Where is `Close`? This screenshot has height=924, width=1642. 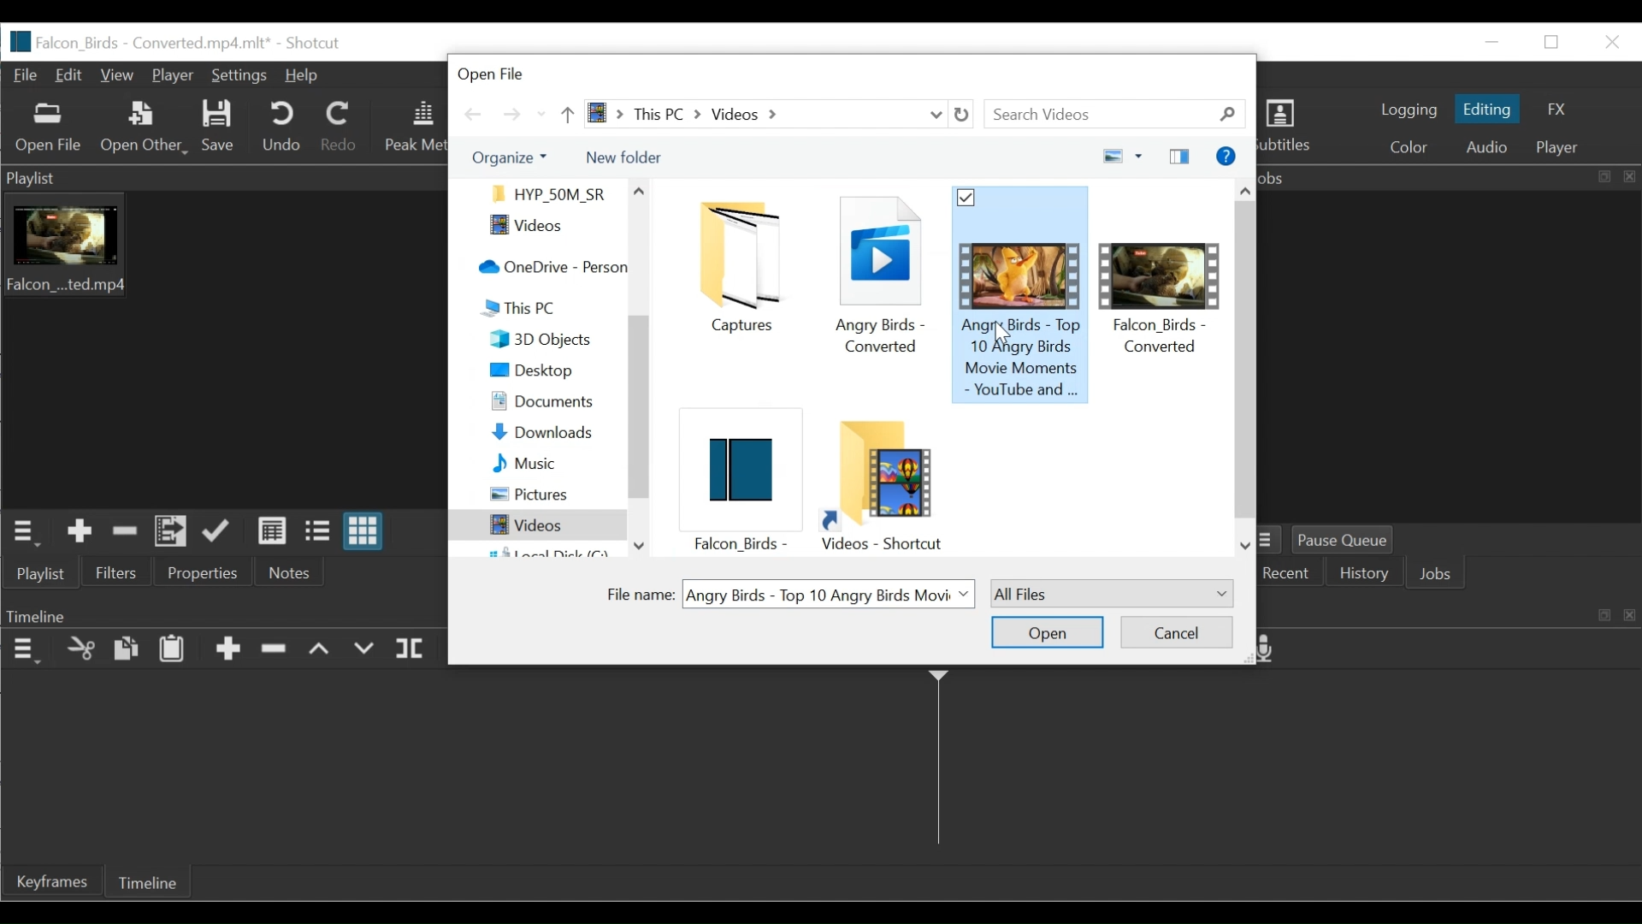 Close is located at coordinates (1236, 72).